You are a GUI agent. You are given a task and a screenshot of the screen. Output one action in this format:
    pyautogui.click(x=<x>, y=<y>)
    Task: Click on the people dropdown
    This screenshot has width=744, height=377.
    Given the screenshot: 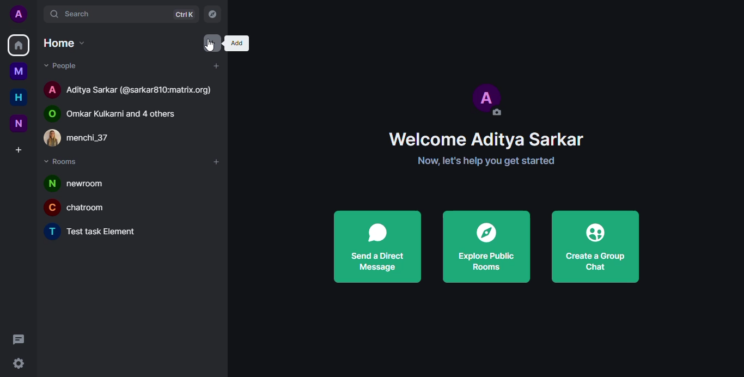 What is the action you would take?
    pyautogui.click(x=66, y=65)
    